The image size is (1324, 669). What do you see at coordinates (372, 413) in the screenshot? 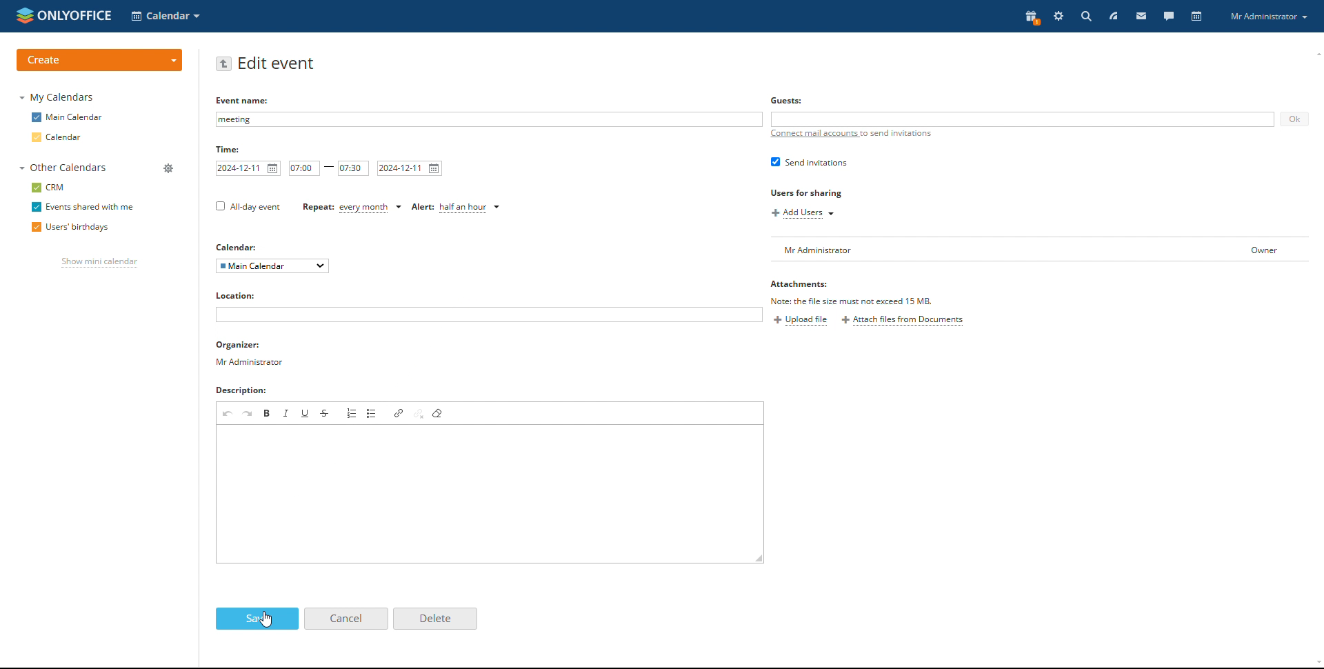
I see `insert/remove bulleted list` at bounding box center [372, 413].